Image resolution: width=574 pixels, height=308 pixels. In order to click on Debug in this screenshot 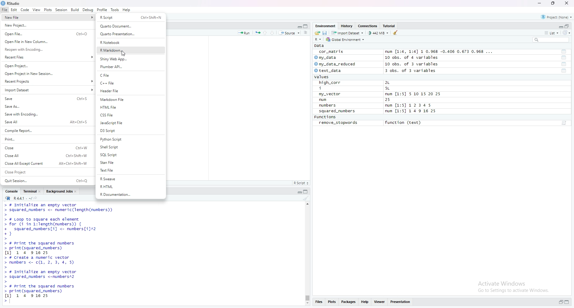, I will do `click(88, 10)`.